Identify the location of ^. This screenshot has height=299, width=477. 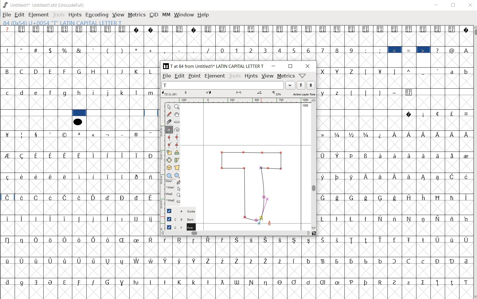
(410, 71).